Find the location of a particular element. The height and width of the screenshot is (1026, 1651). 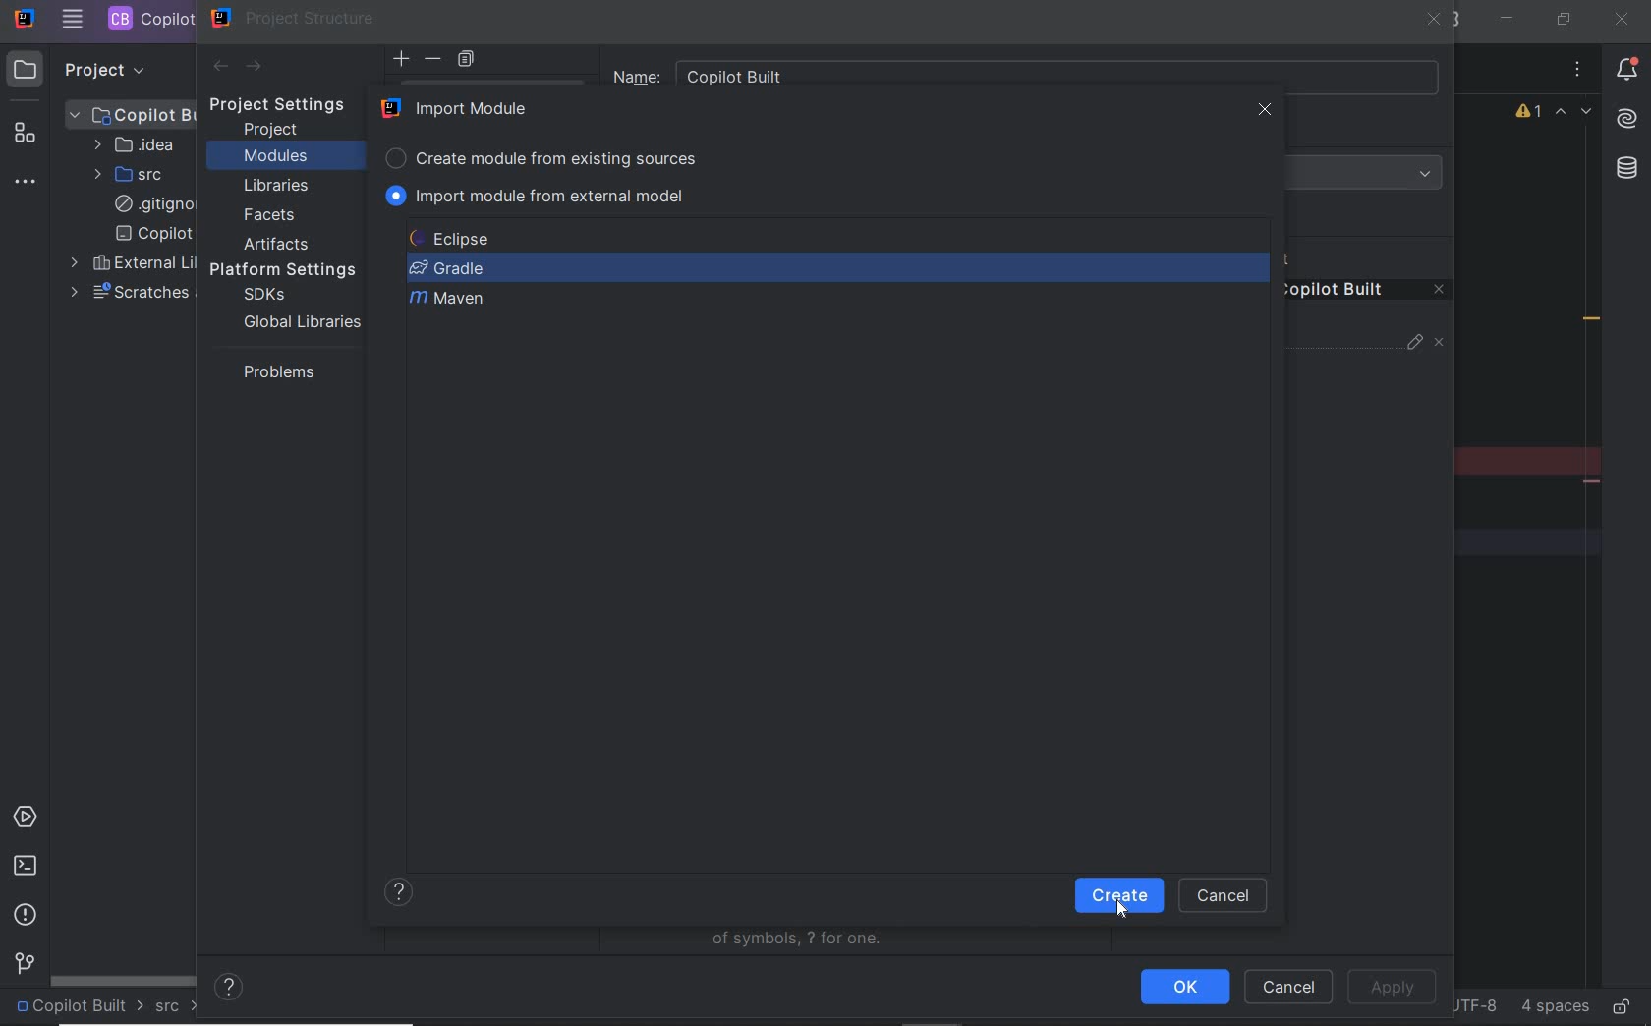

unmark source is located at coordinates (1443, 343).